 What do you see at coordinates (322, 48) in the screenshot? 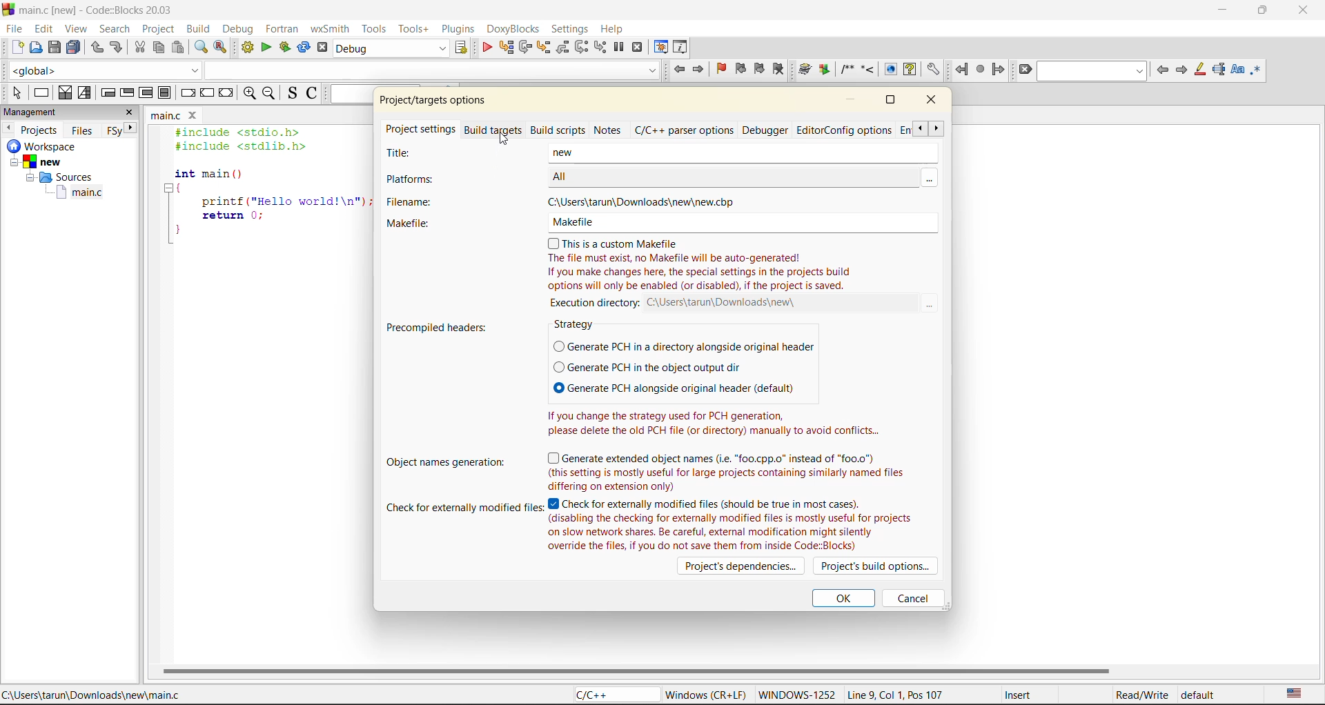
I see `abort` at bounding box center [322, 48].